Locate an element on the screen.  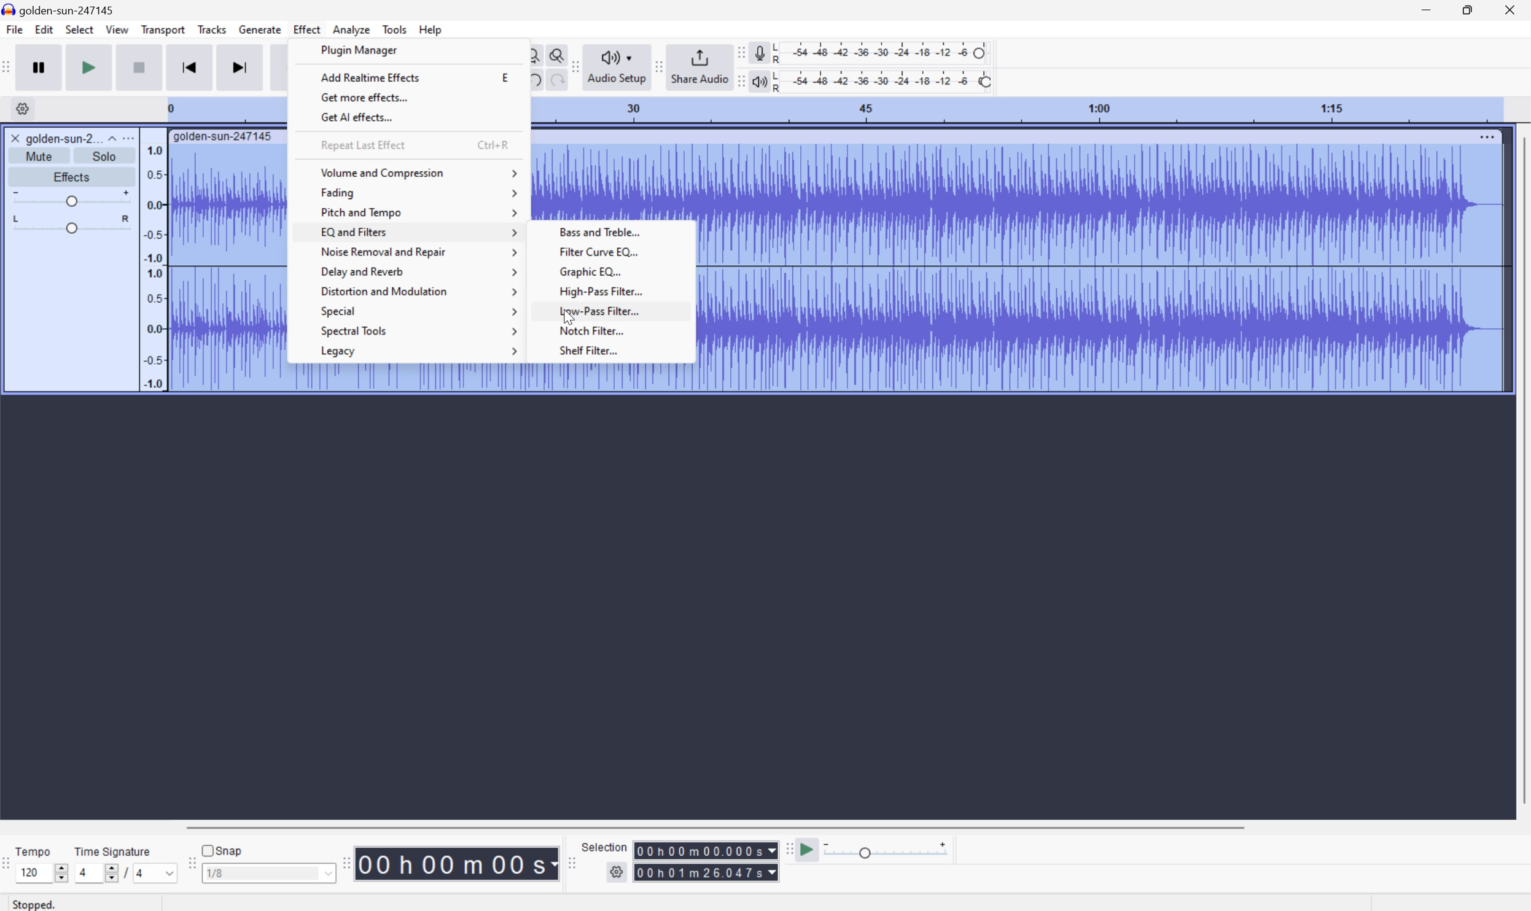
Tracks is located at coordinates (212, 28).